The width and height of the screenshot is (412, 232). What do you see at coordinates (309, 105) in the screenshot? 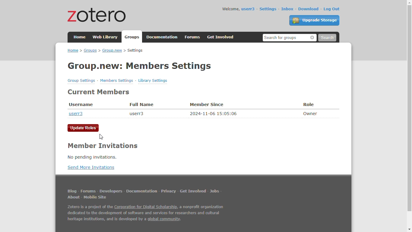
I see `role` at bounding box center [309, 105].